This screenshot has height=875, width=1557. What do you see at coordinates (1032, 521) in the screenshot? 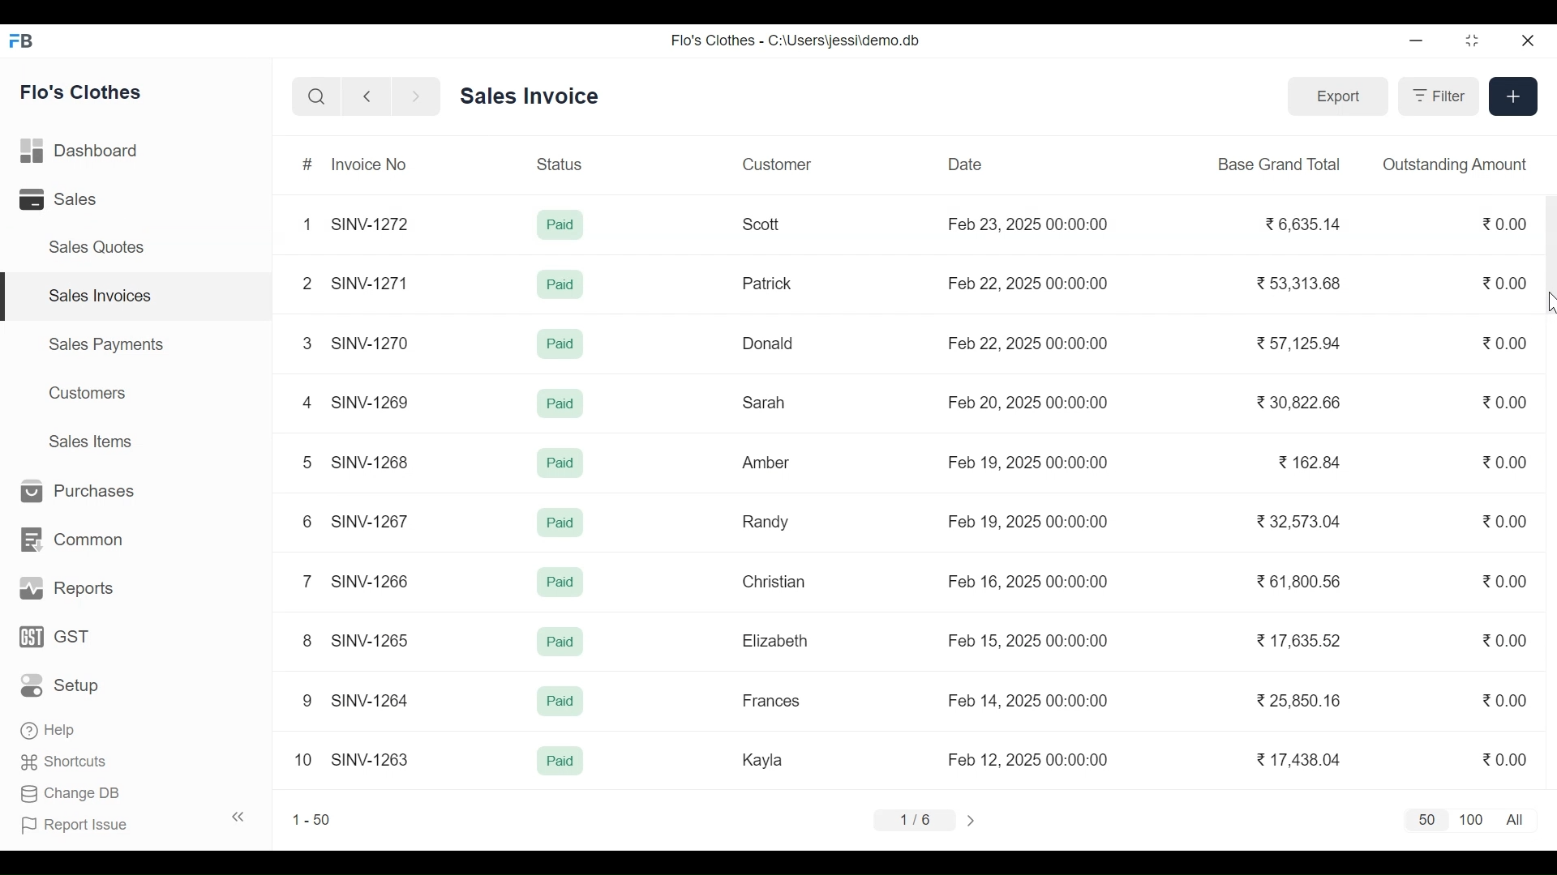
I see `Feb 19, 2025 00:00:00` at bounding box center [1032, 521].